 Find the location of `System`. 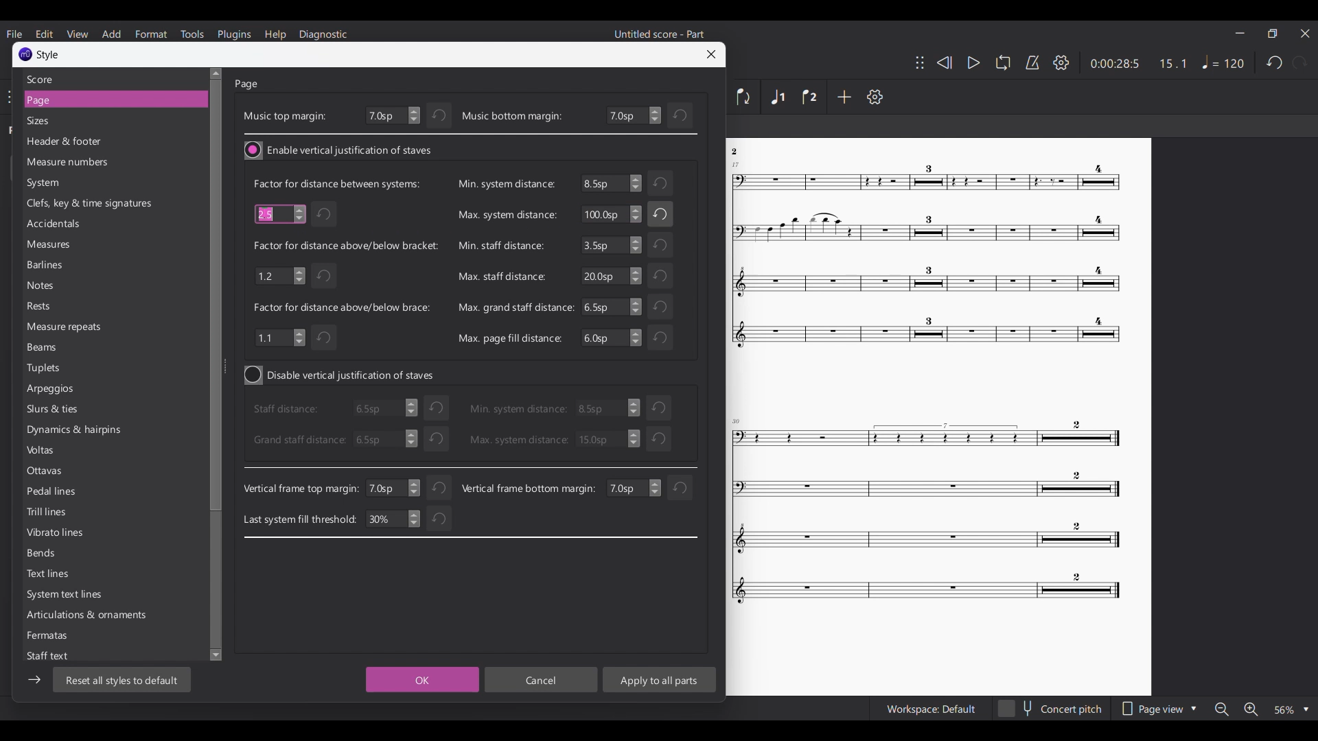

System is located at coordinates (90, 183).